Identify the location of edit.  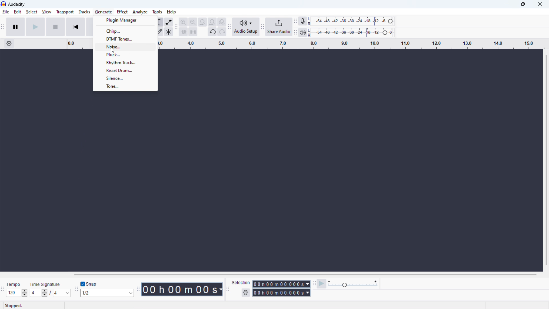
(17, 12).